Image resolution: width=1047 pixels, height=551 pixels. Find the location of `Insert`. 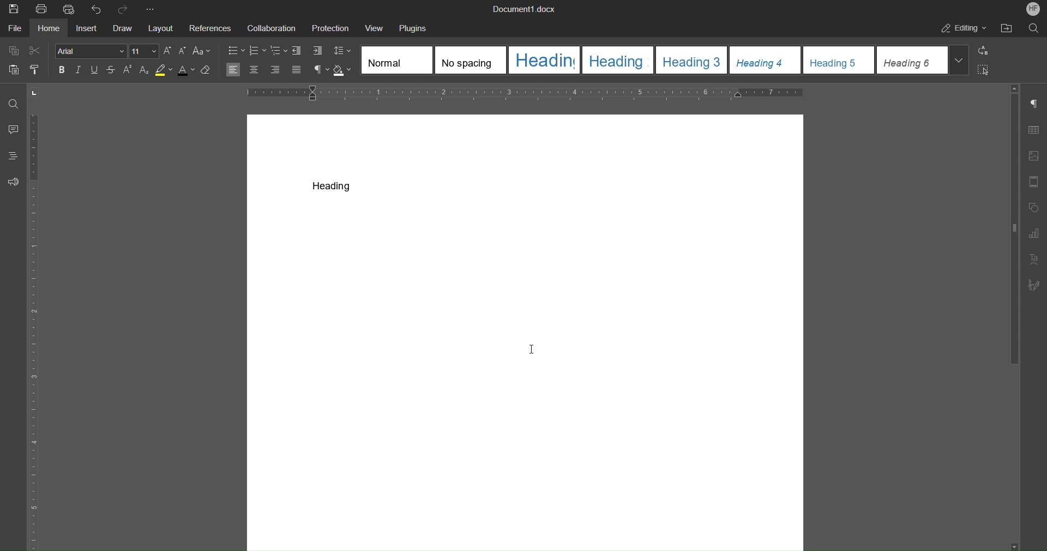

Insert is located at coordinates (88, 28).